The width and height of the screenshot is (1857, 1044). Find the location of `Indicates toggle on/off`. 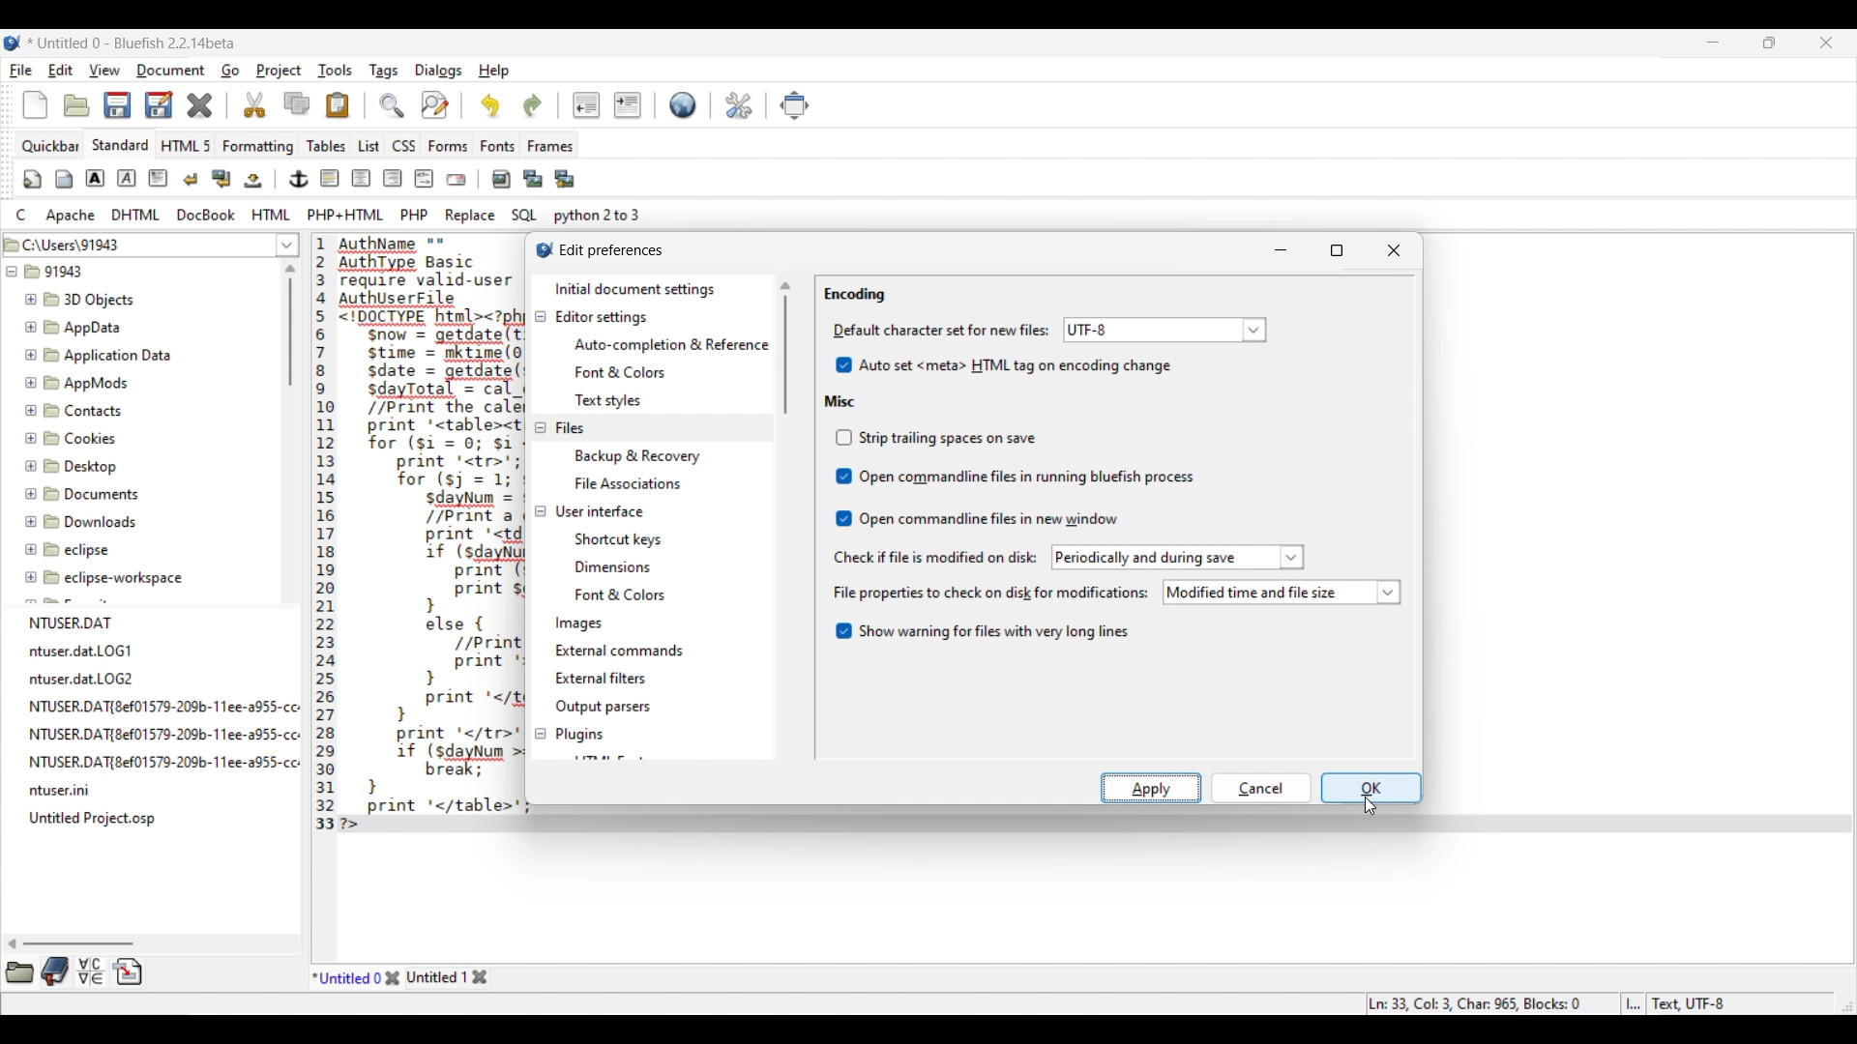

Indicates toggle on/off is located at coordinates (844, 478).